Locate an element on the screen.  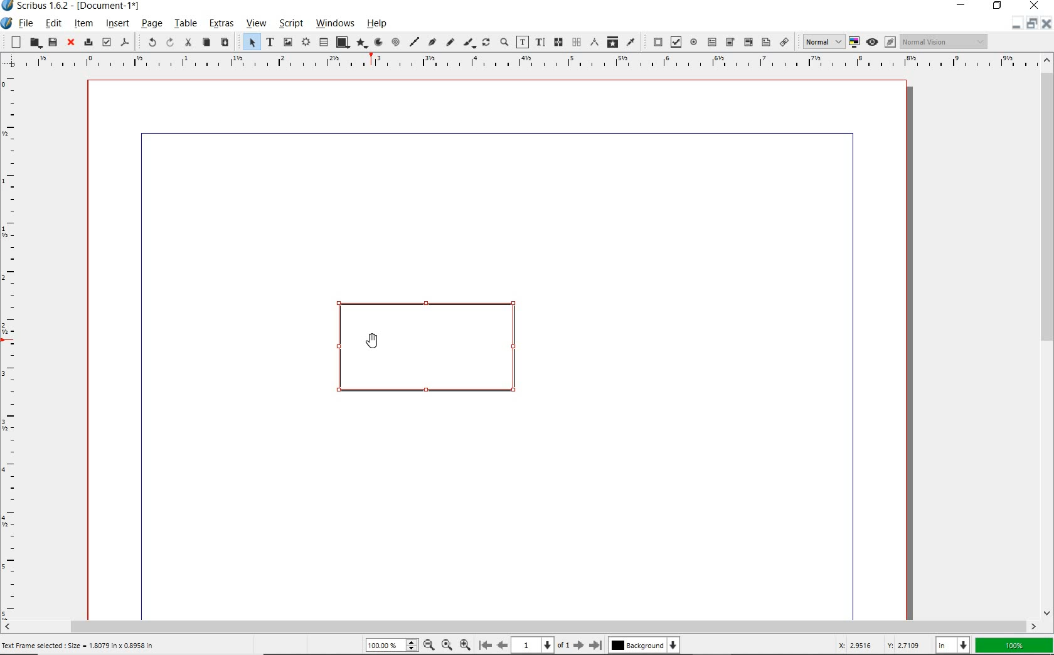
pdf combo box is located at coordinates (730, 43).